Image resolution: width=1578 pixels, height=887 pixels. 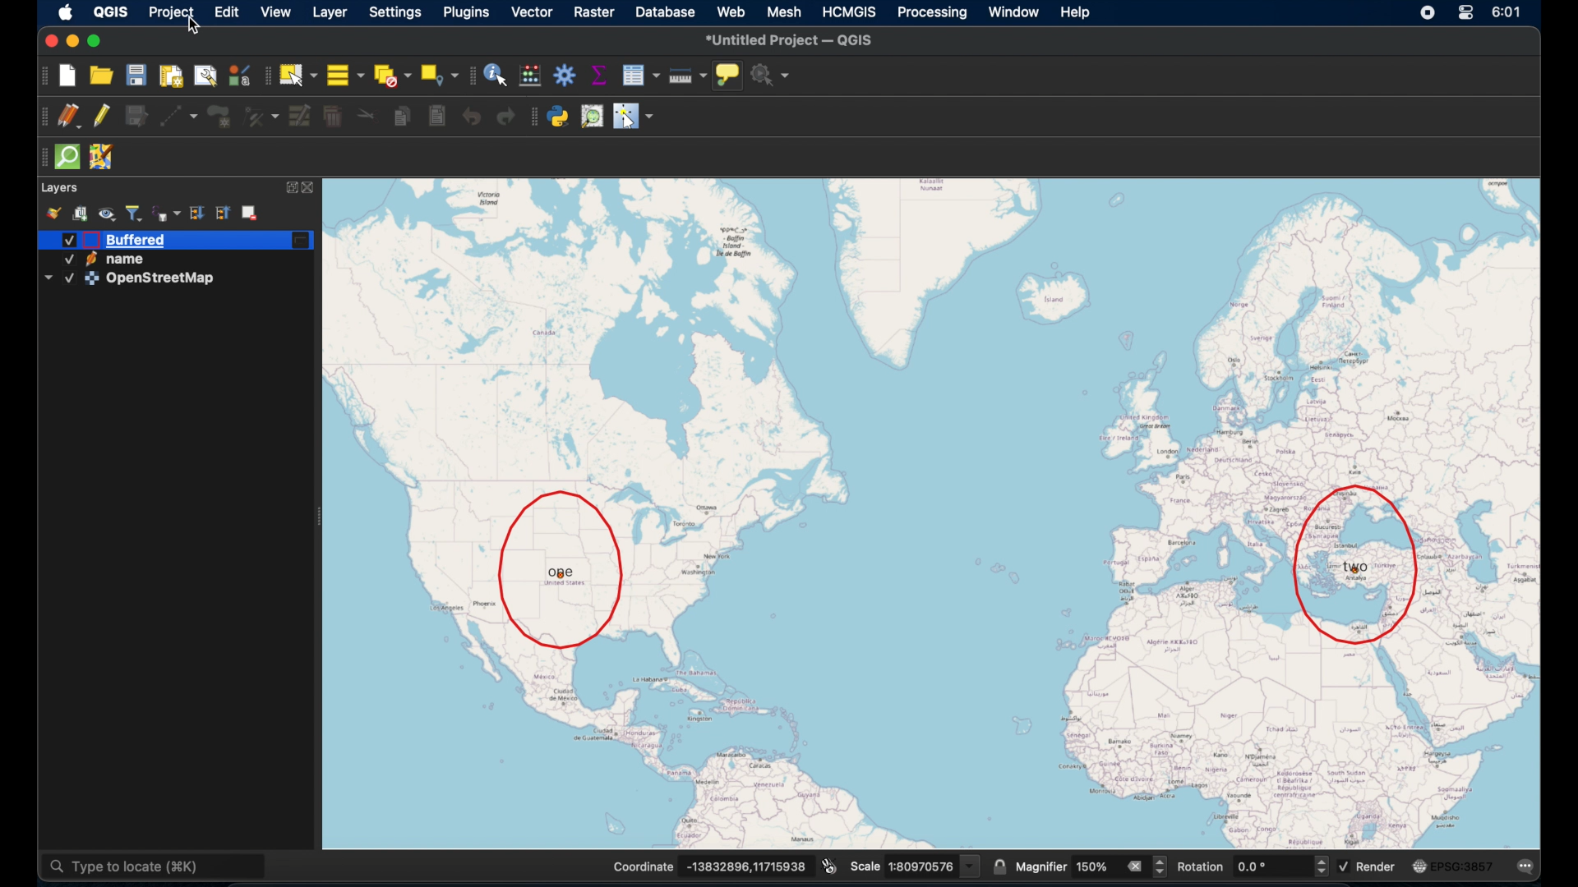 I want to click on render, so click(x=1374, y=867).